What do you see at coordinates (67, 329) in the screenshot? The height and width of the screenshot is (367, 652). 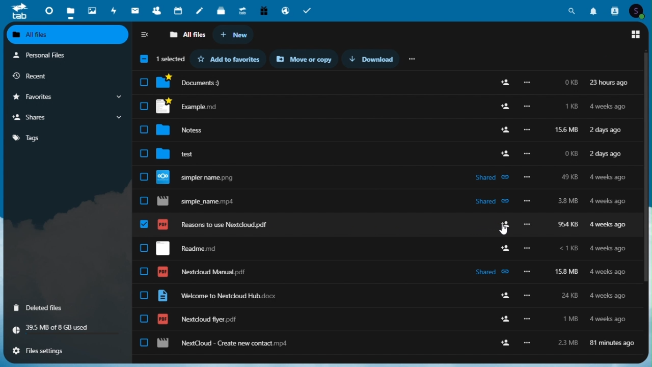 I see `storage` at bounding box center [67, 329].